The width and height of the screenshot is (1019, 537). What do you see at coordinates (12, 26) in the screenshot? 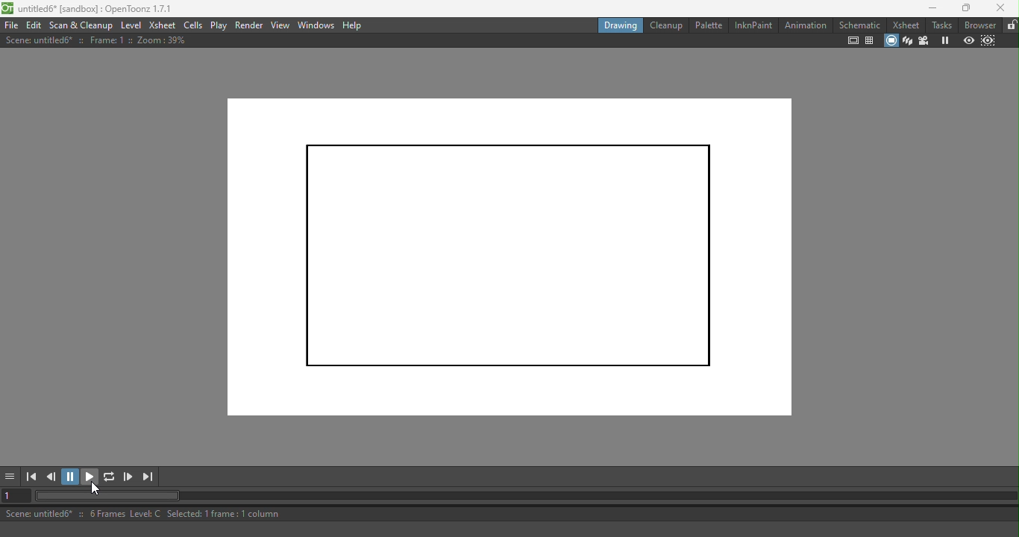
I see `File` at bounding box center [12, 26].